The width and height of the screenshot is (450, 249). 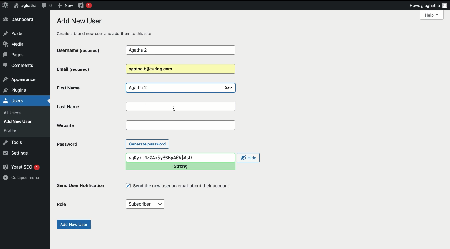 I want to click on Last name, so click(x=182, y=106).